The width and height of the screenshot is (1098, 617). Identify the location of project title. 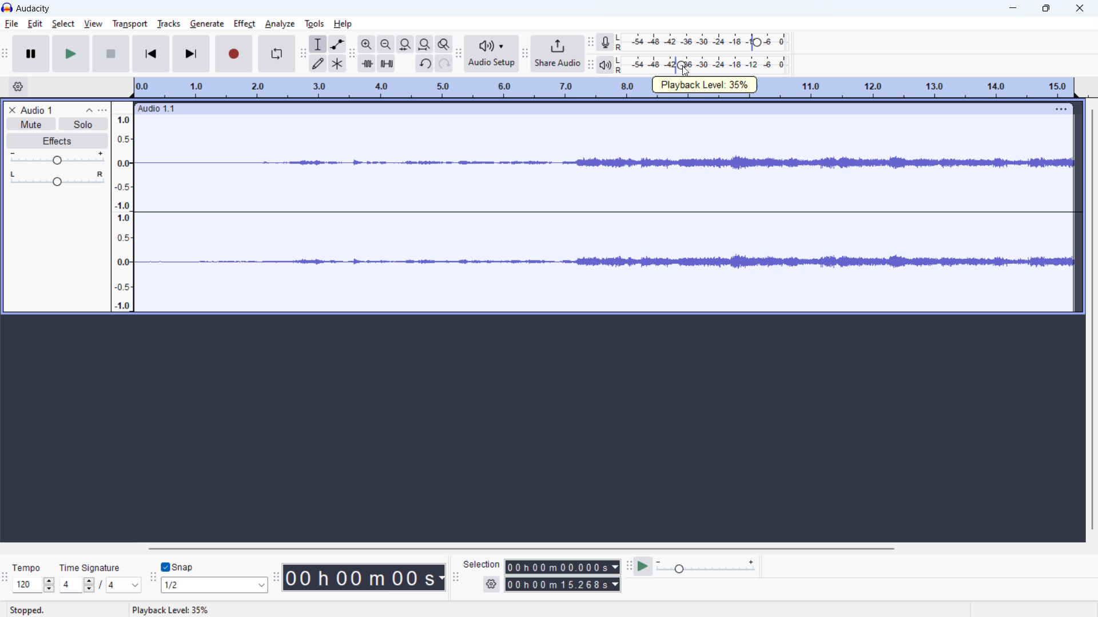
(37, 110).